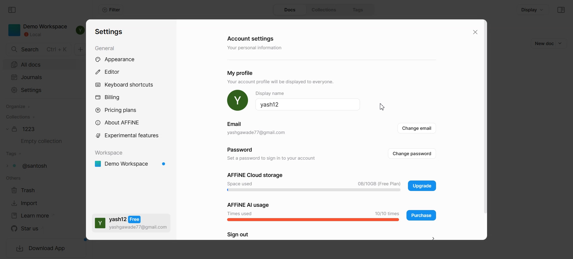 The image size is (573, 259). I want to click on Demo workspace, so click(131, 164).